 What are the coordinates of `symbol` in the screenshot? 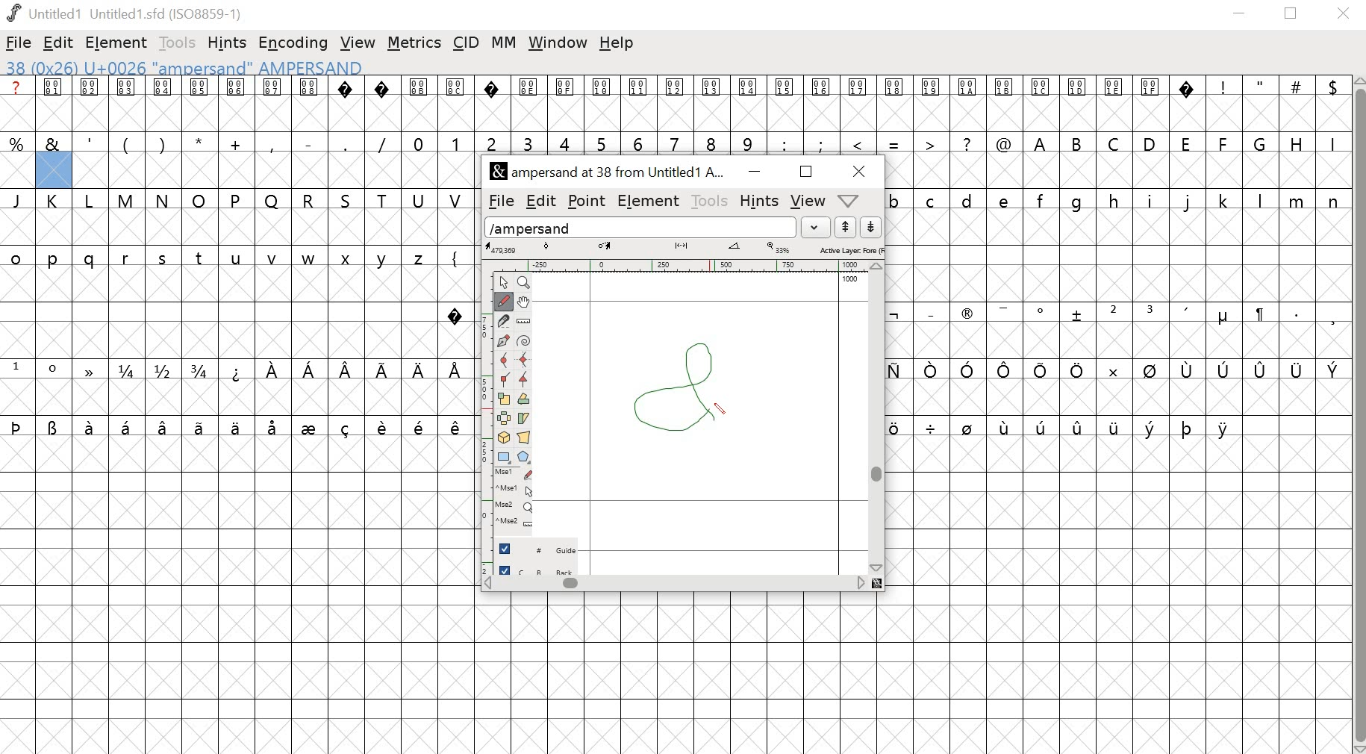 It's located at (1043, 370).